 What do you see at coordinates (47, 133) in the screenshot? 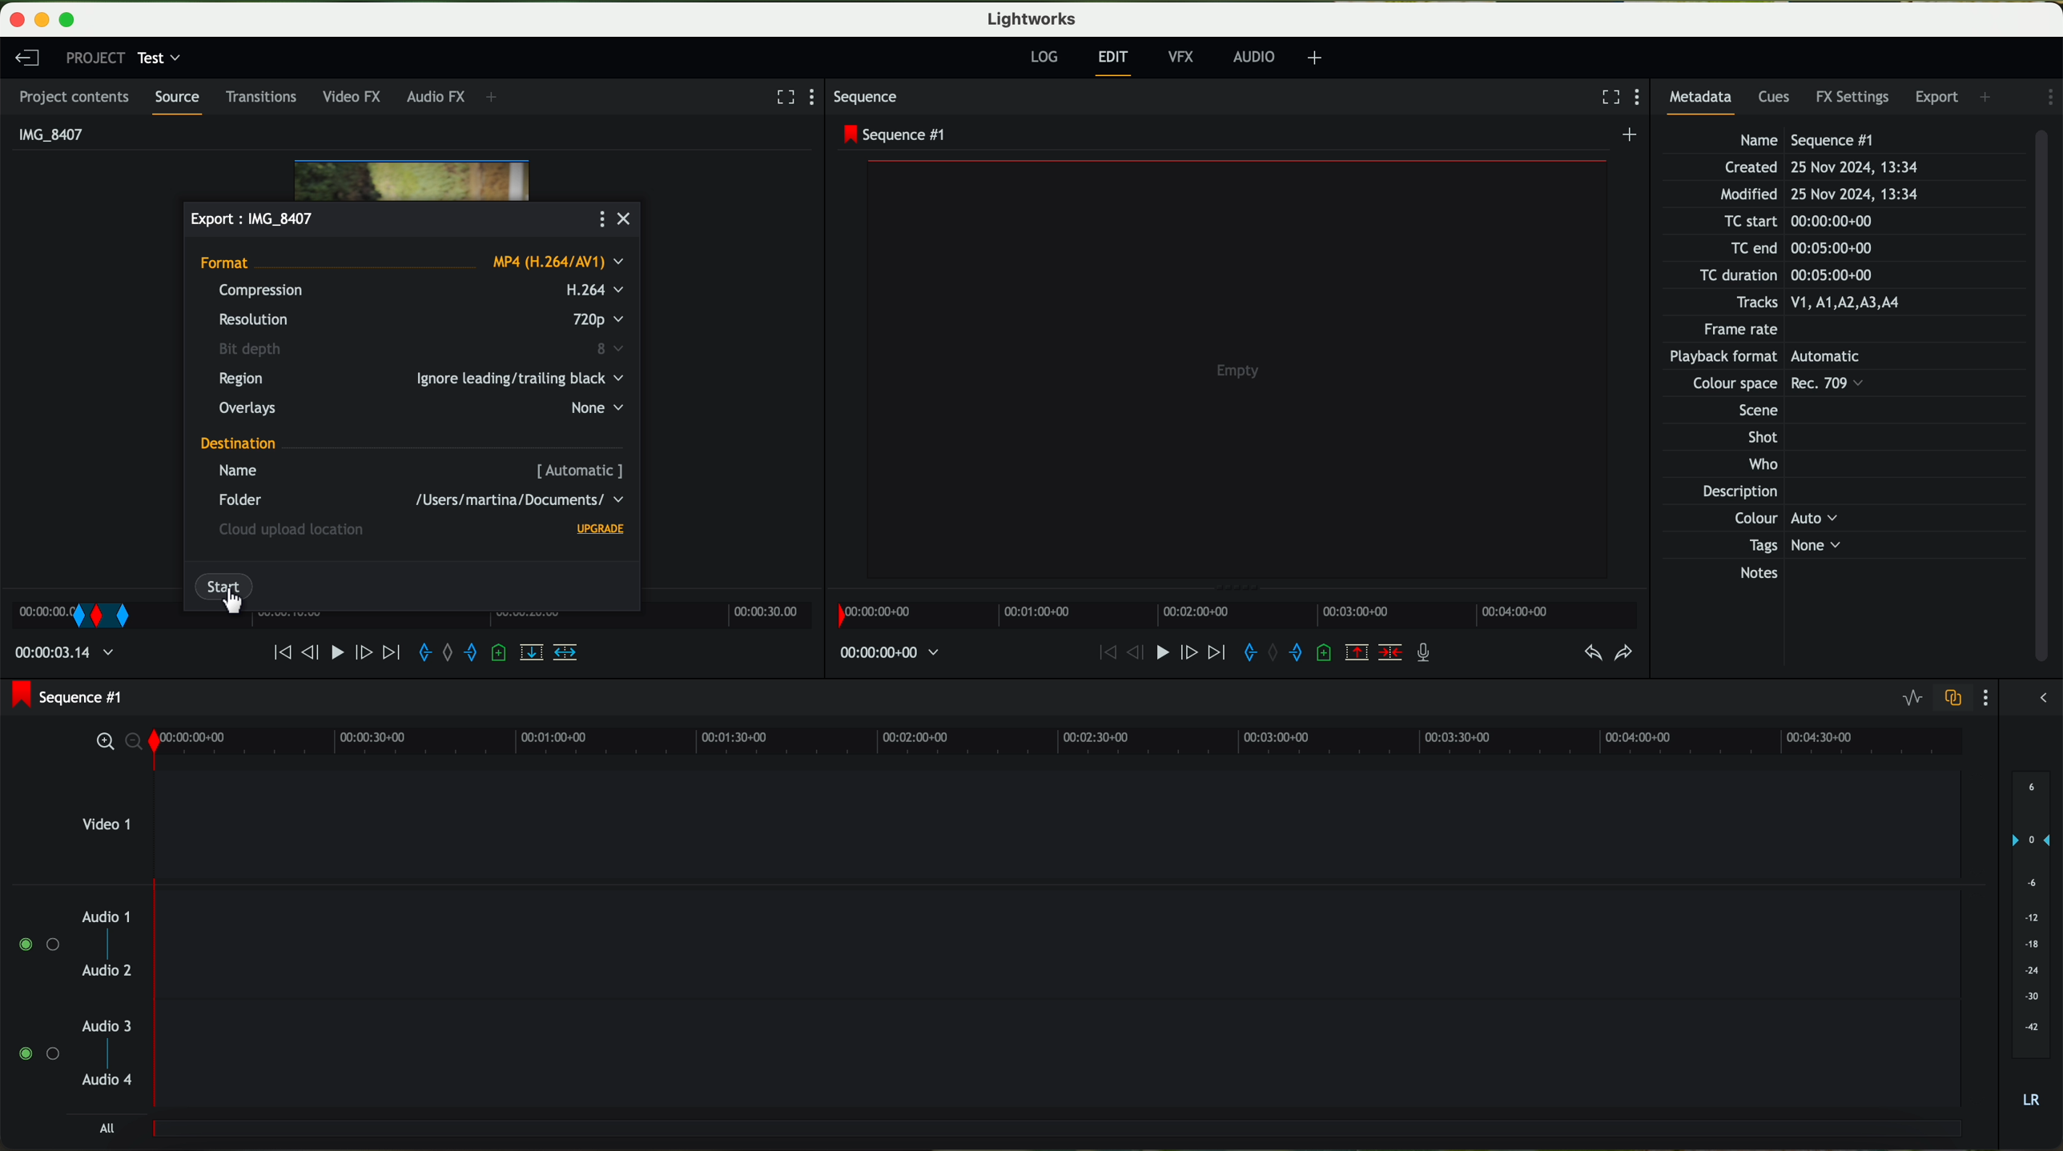
I see `IMG_8407` at bounding box center [47, 133].